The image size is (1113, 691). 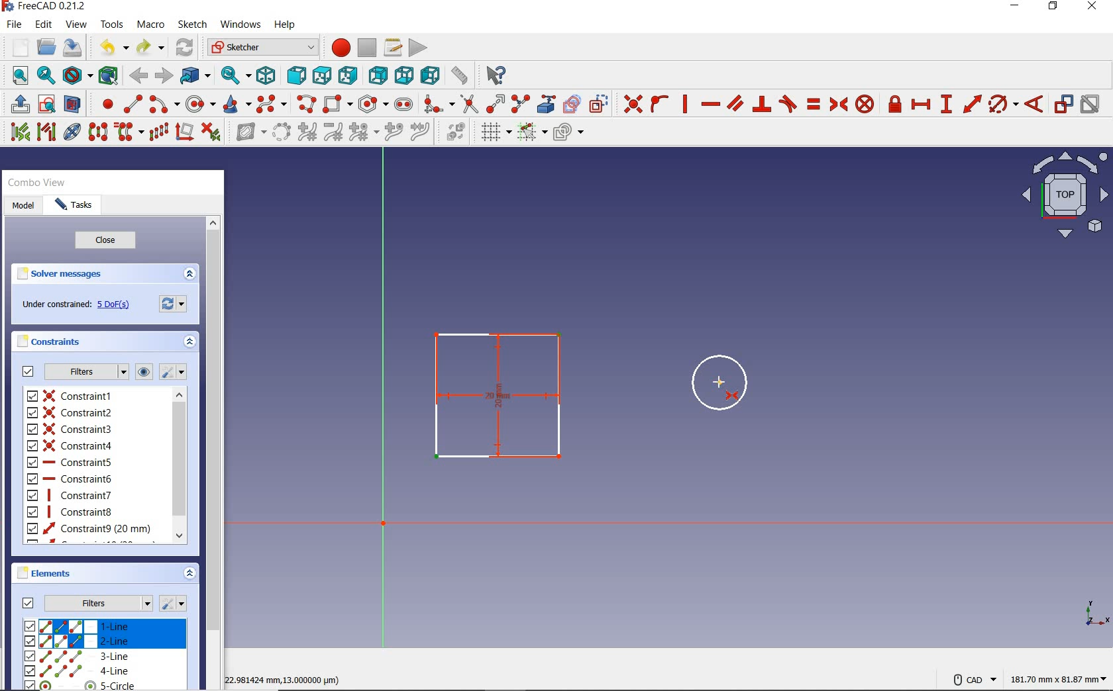 I want to click on show or hide all listed constraints in 3D view, so click(x=144, y=371).